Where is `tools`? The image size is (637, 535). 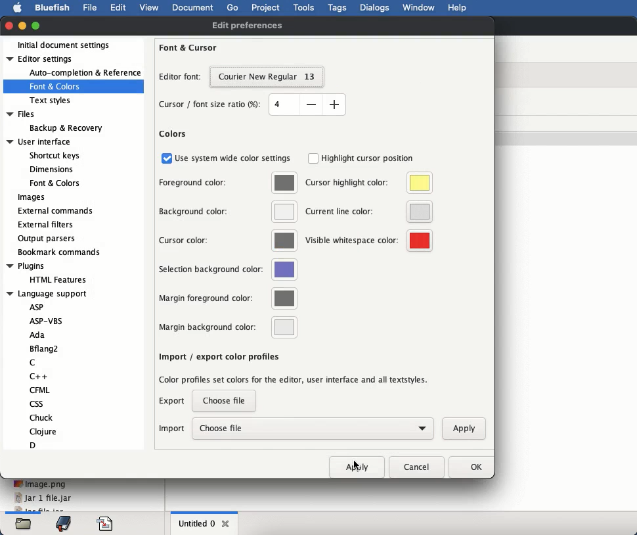 tools is located at coordinates (305, 8).